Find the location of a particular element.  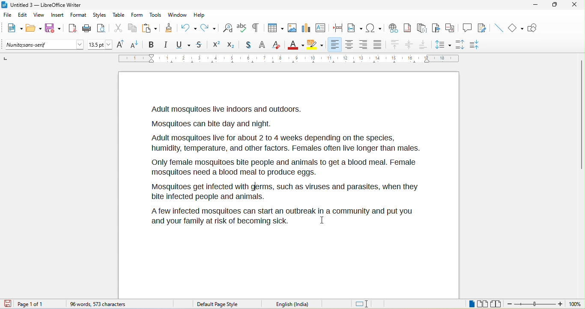

clone formatting is located at coordinates (170, 29).